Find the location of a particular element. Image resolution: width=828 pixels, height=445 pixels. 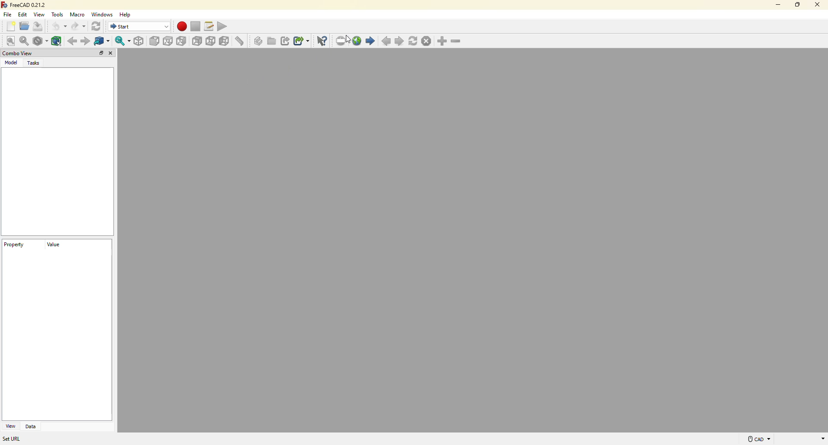

new is located at coordinates (11, 27).